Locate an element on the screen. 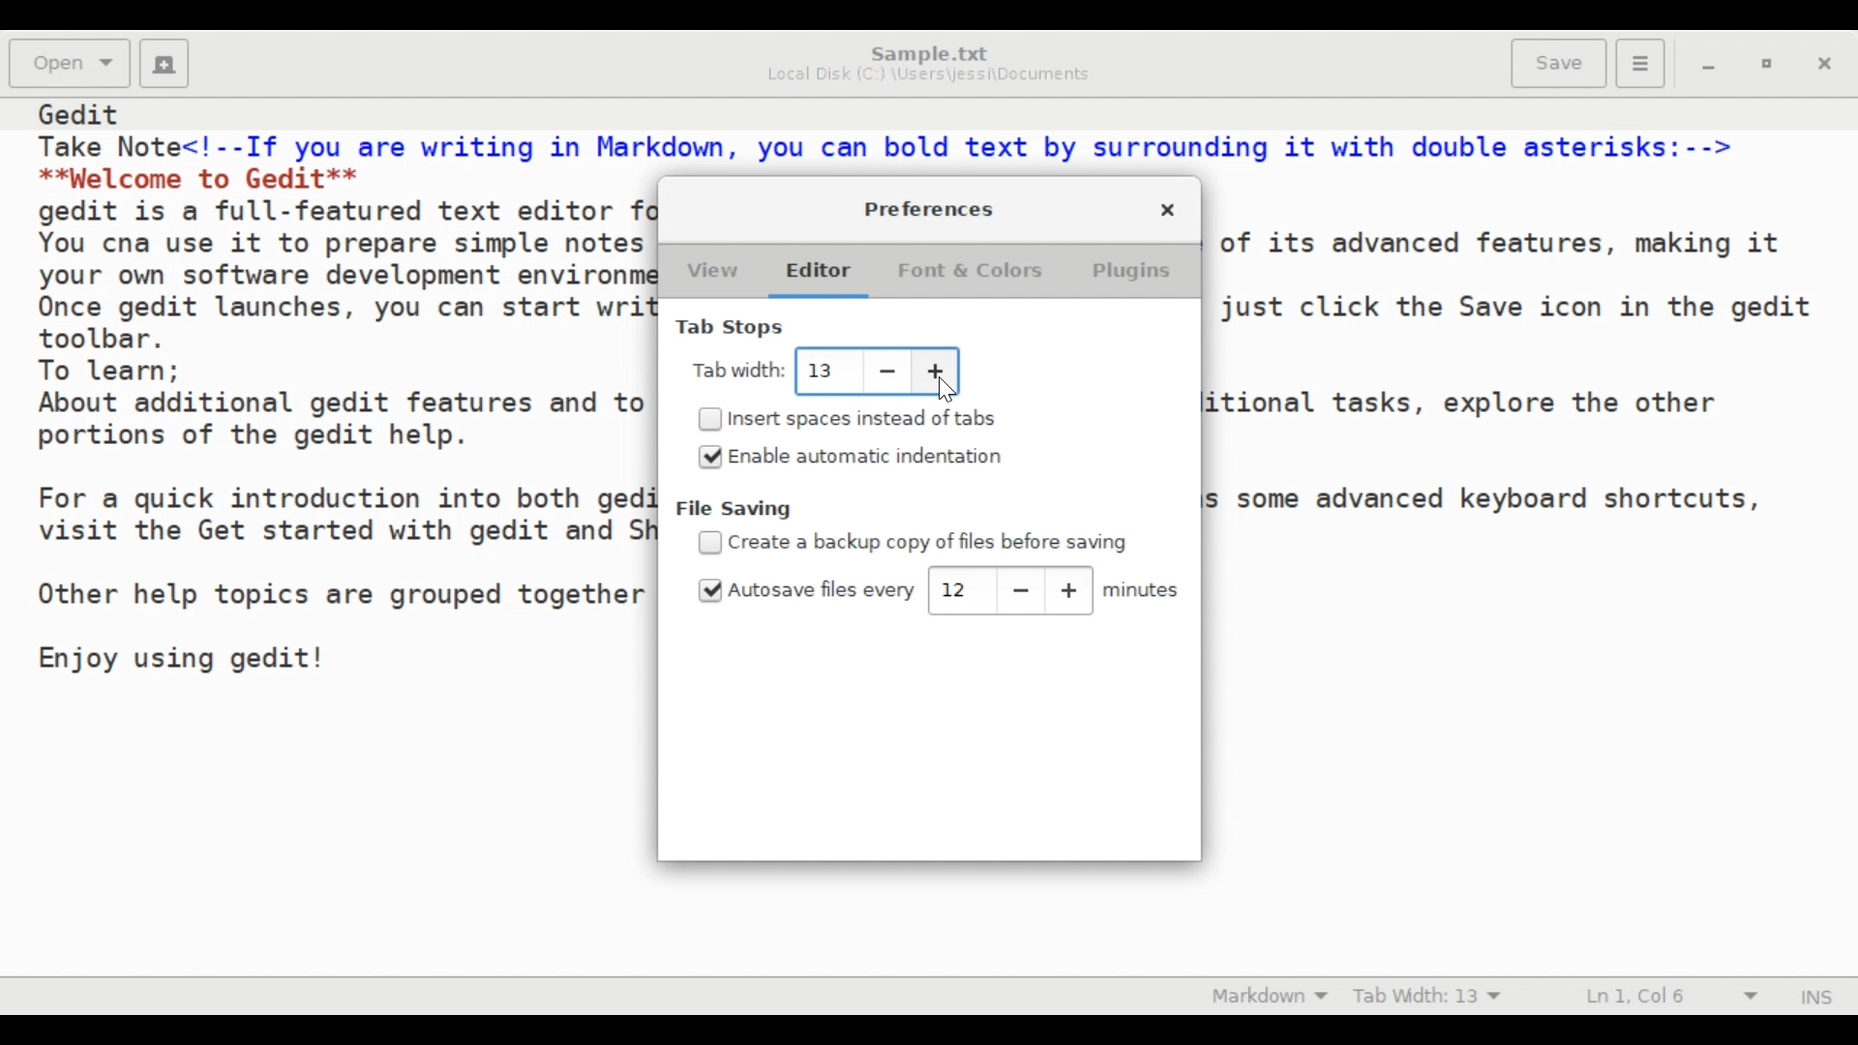 The height and width of the screenshot is (1045, 1858). Insert Mode is located at coordinates (1814, 996).